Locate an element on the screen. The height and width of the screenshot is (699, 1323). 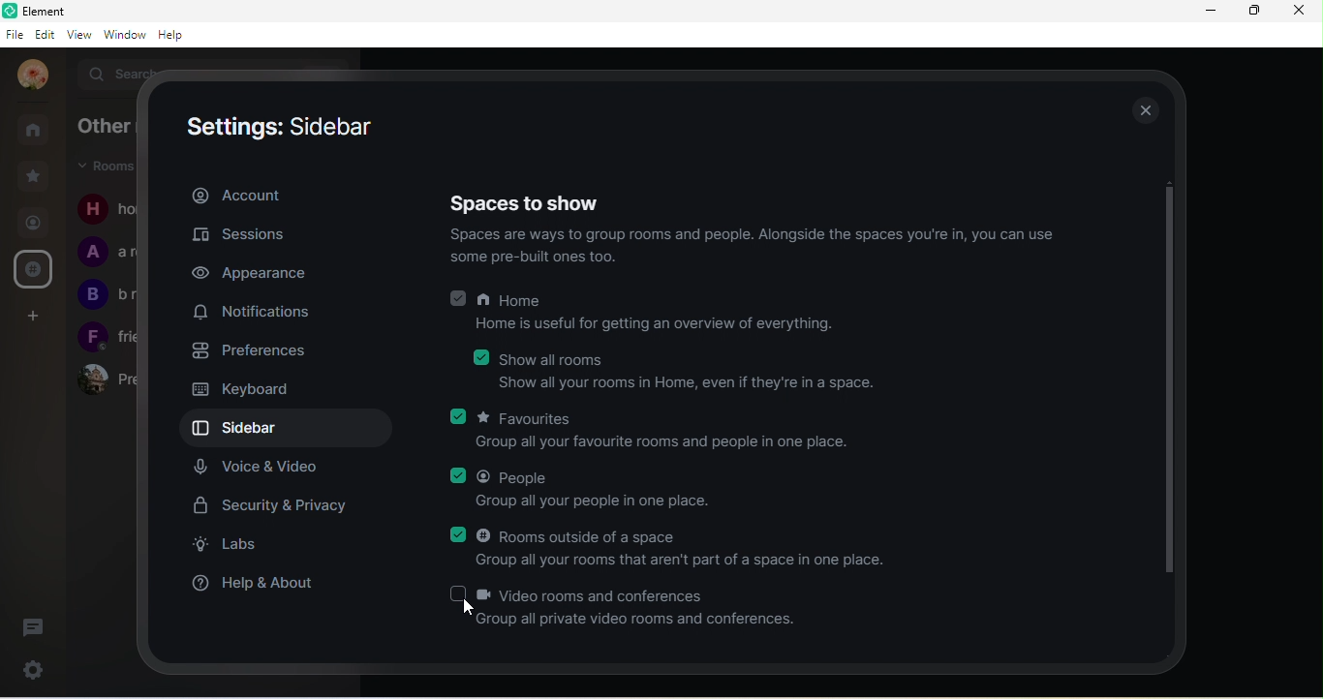
cursor movement is located at coordinates (474, 610).